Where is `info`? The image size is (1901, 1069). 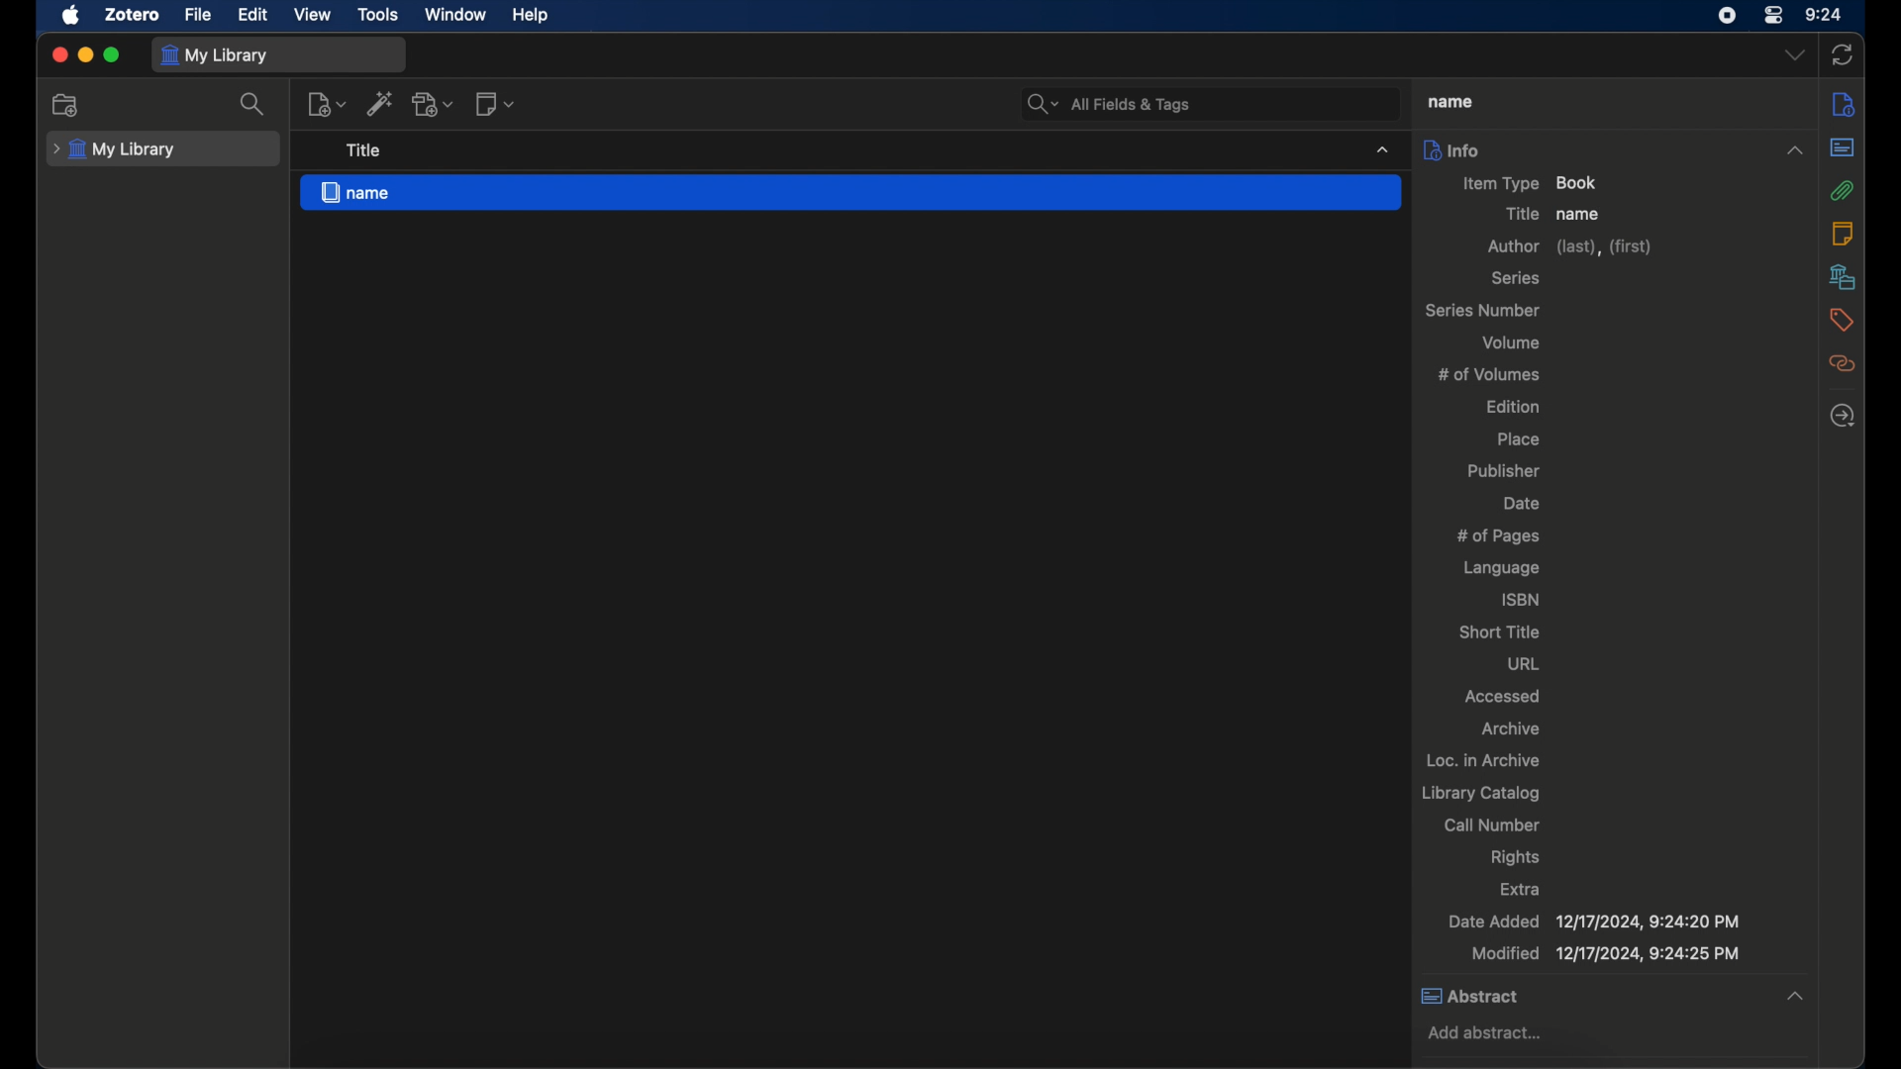
info is located at coordinates (1451, 149).